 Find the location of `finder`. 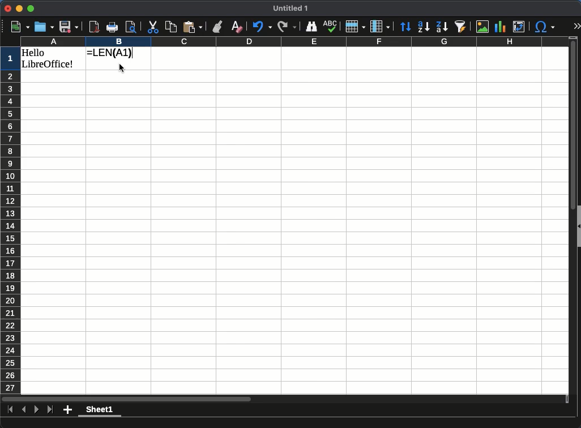

finder is located at coordinates (311, 27).